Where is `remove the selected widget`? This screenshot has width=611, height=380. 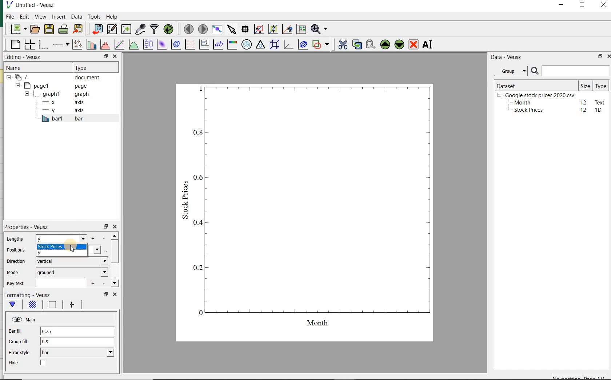
remove the selected widget is located at coordinates (414, 44).